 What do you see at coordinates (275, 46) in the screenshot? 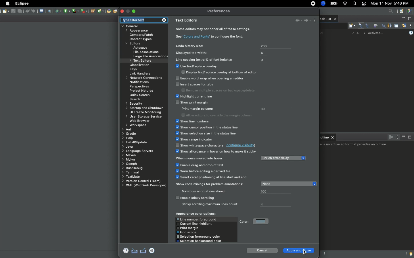
I see `200` at bounding box center [275, 46].